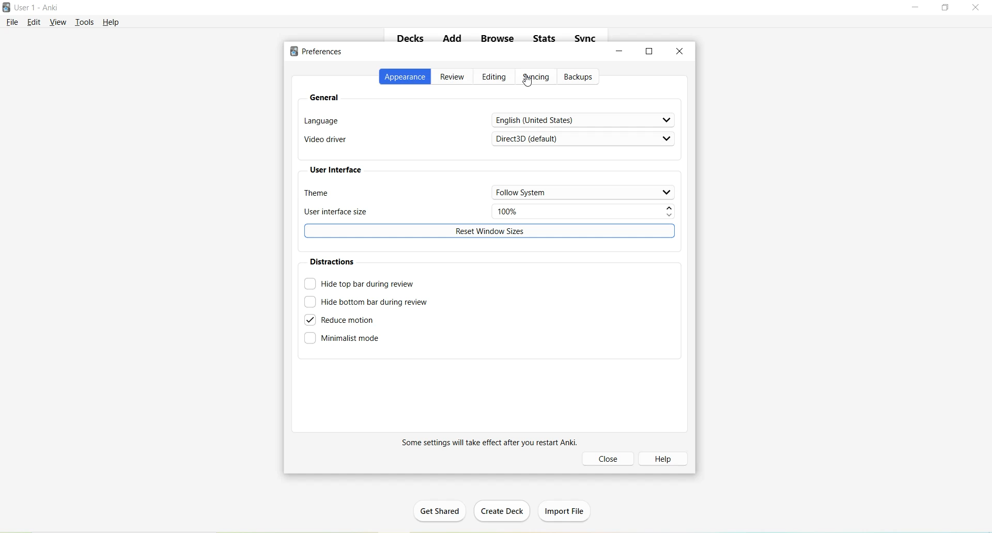 Image resolution: width=992 pixels, height=533 pixels. What do you see at coordinates (949, 8) in the screenshot?
I see `Maximize` at bounding box center [949, 8].